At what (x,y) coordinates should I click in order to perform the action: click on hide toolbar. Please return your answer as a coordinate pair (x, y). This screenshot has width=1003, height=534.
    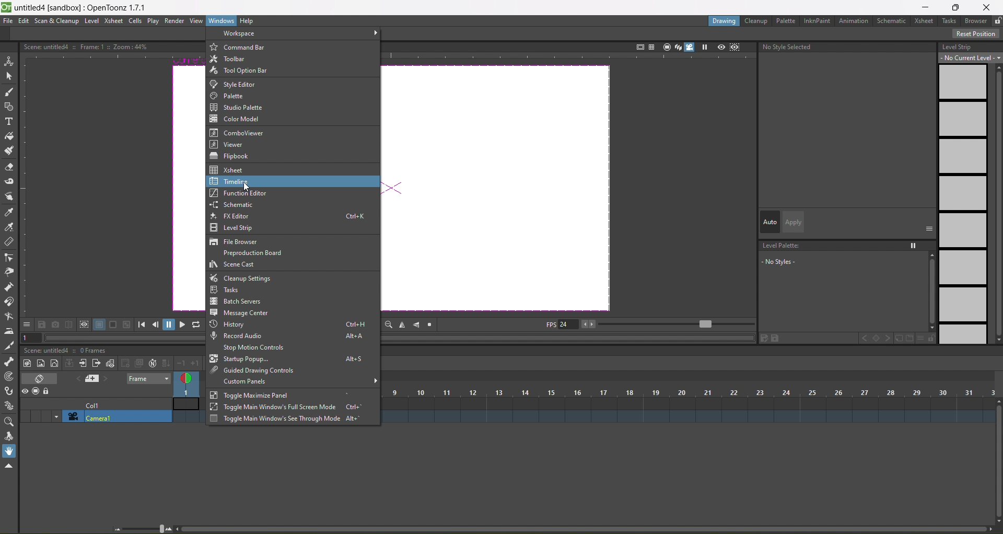
    Looking at the image, I should click on (8, 467).